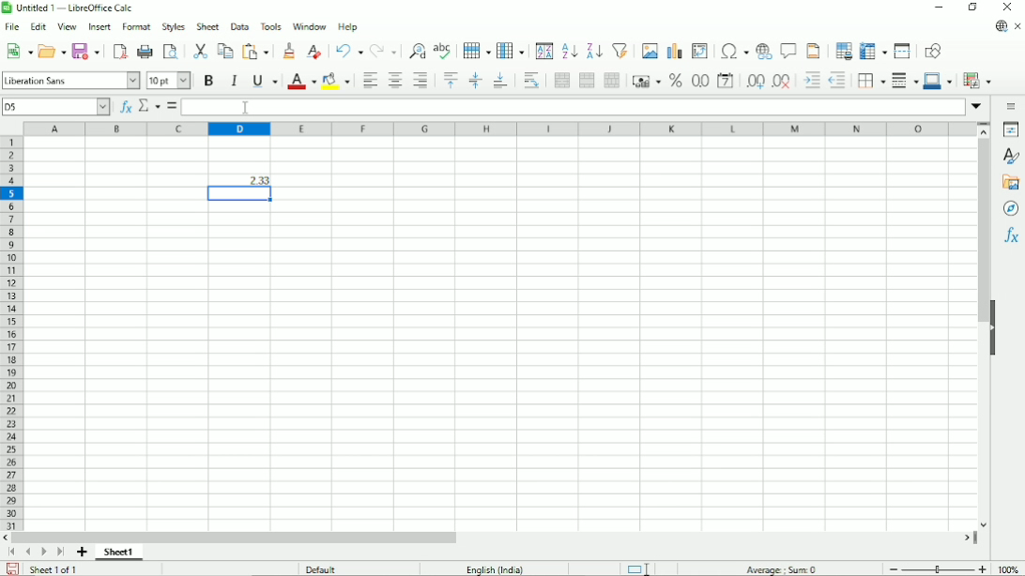 The image size is (1025, 576). I want to click on Open, so click(53, 50).